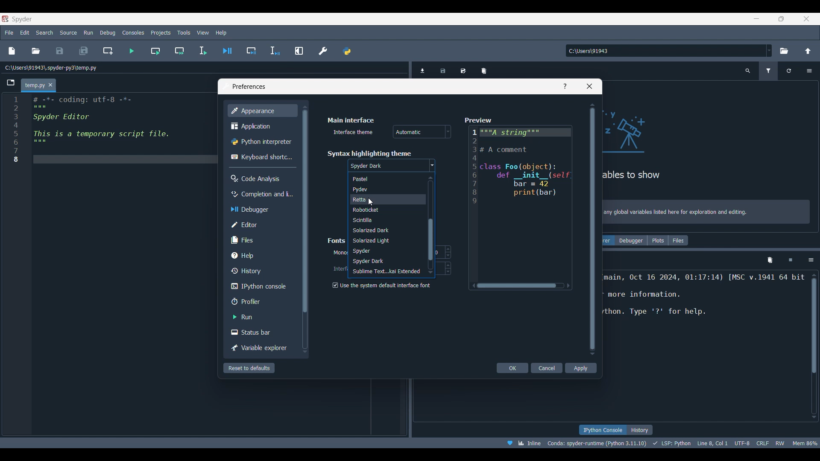 The image size is (820, 461). What do you see at coordinates (261, 255) in the screenshot?
I see `Help` at bounding box center [261, 255].